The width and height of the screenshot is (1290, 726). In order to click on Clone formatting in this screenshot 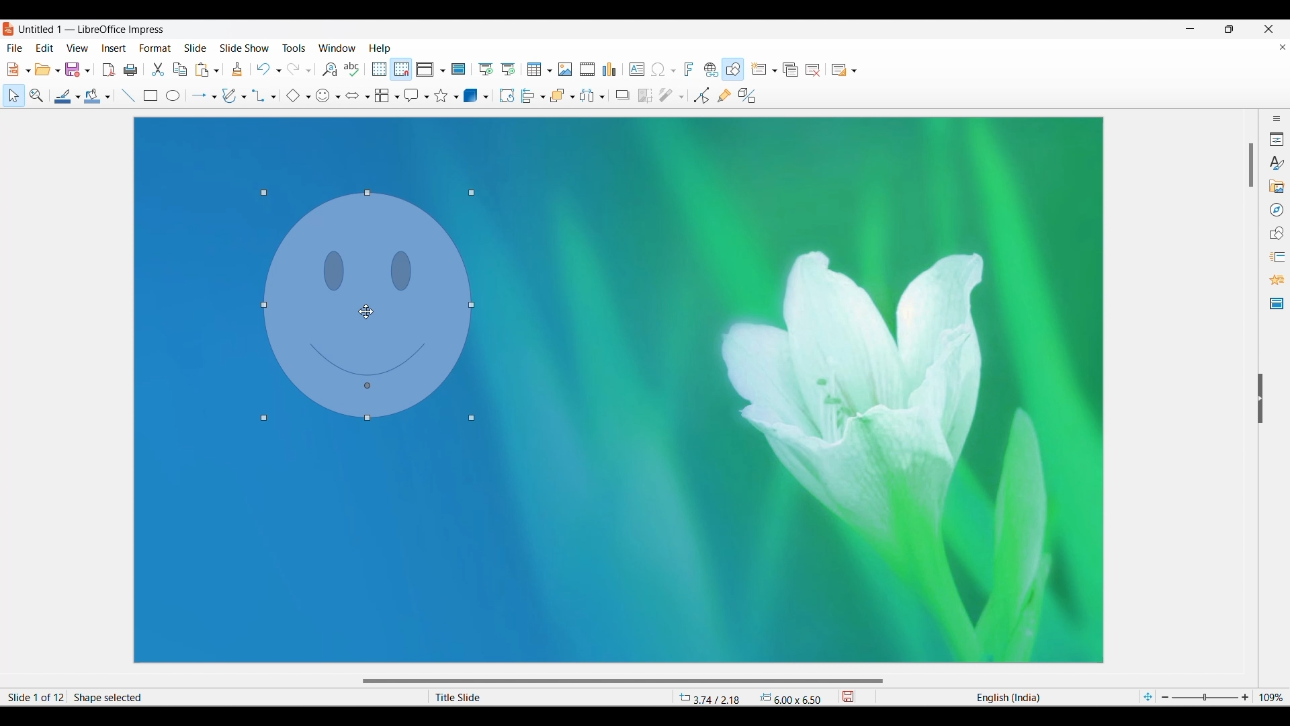, I will do `click(237, 69)`.